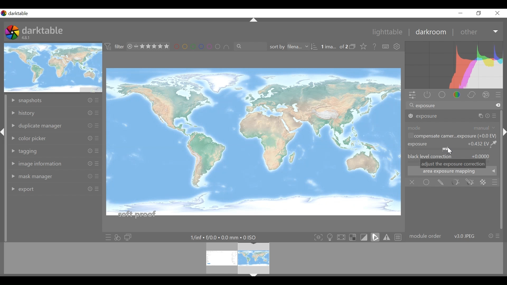 The width and height of the screenshot is (507, 285). I want to click on toggle clipping indication, so click(365, 237).